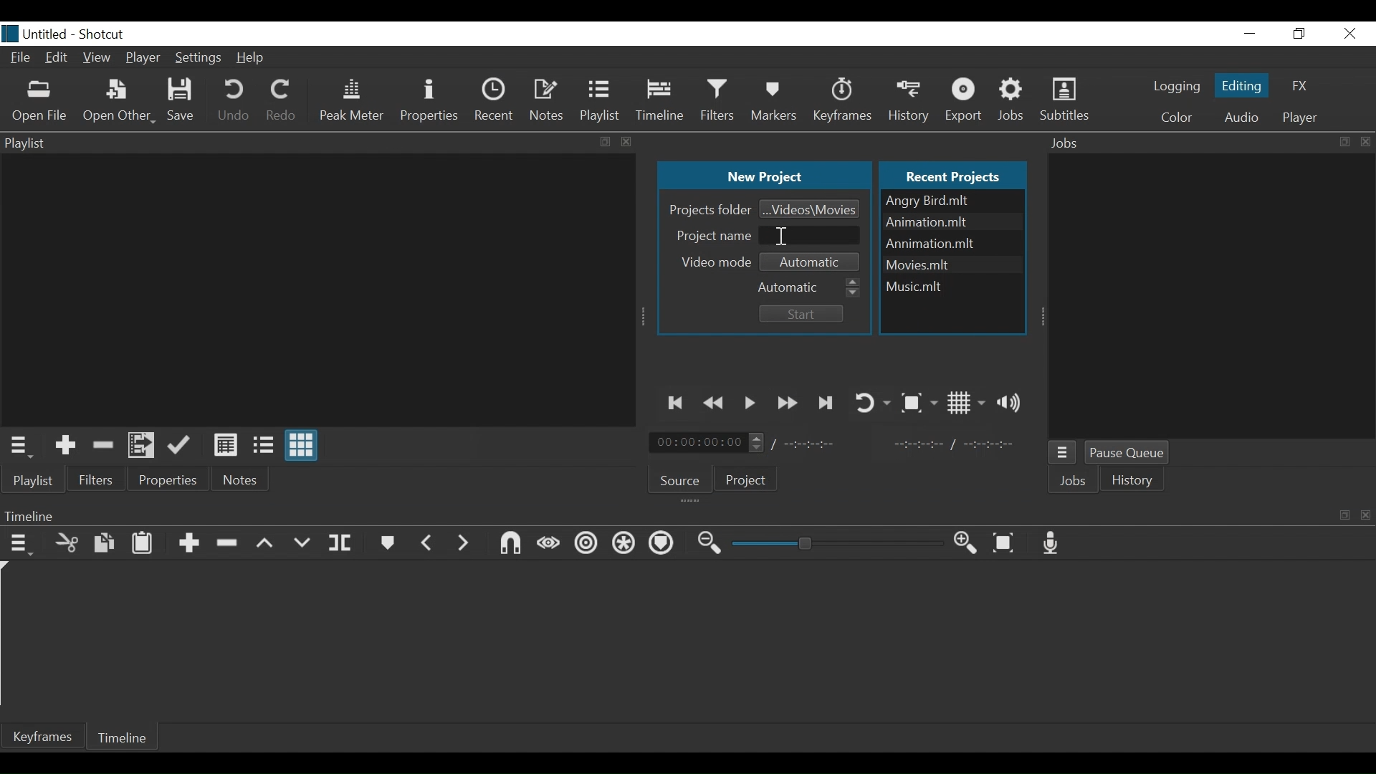 The width and height of the screenshot is (1376, 774). Describe the element at coordinates (677, 403) in the screenshot. I see `Skip to the previous point` at that location.